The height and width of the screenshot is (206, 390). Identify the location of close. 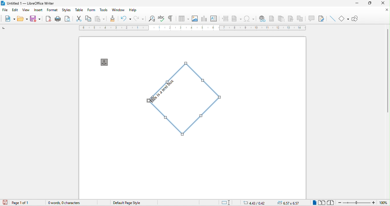
(383, 3).